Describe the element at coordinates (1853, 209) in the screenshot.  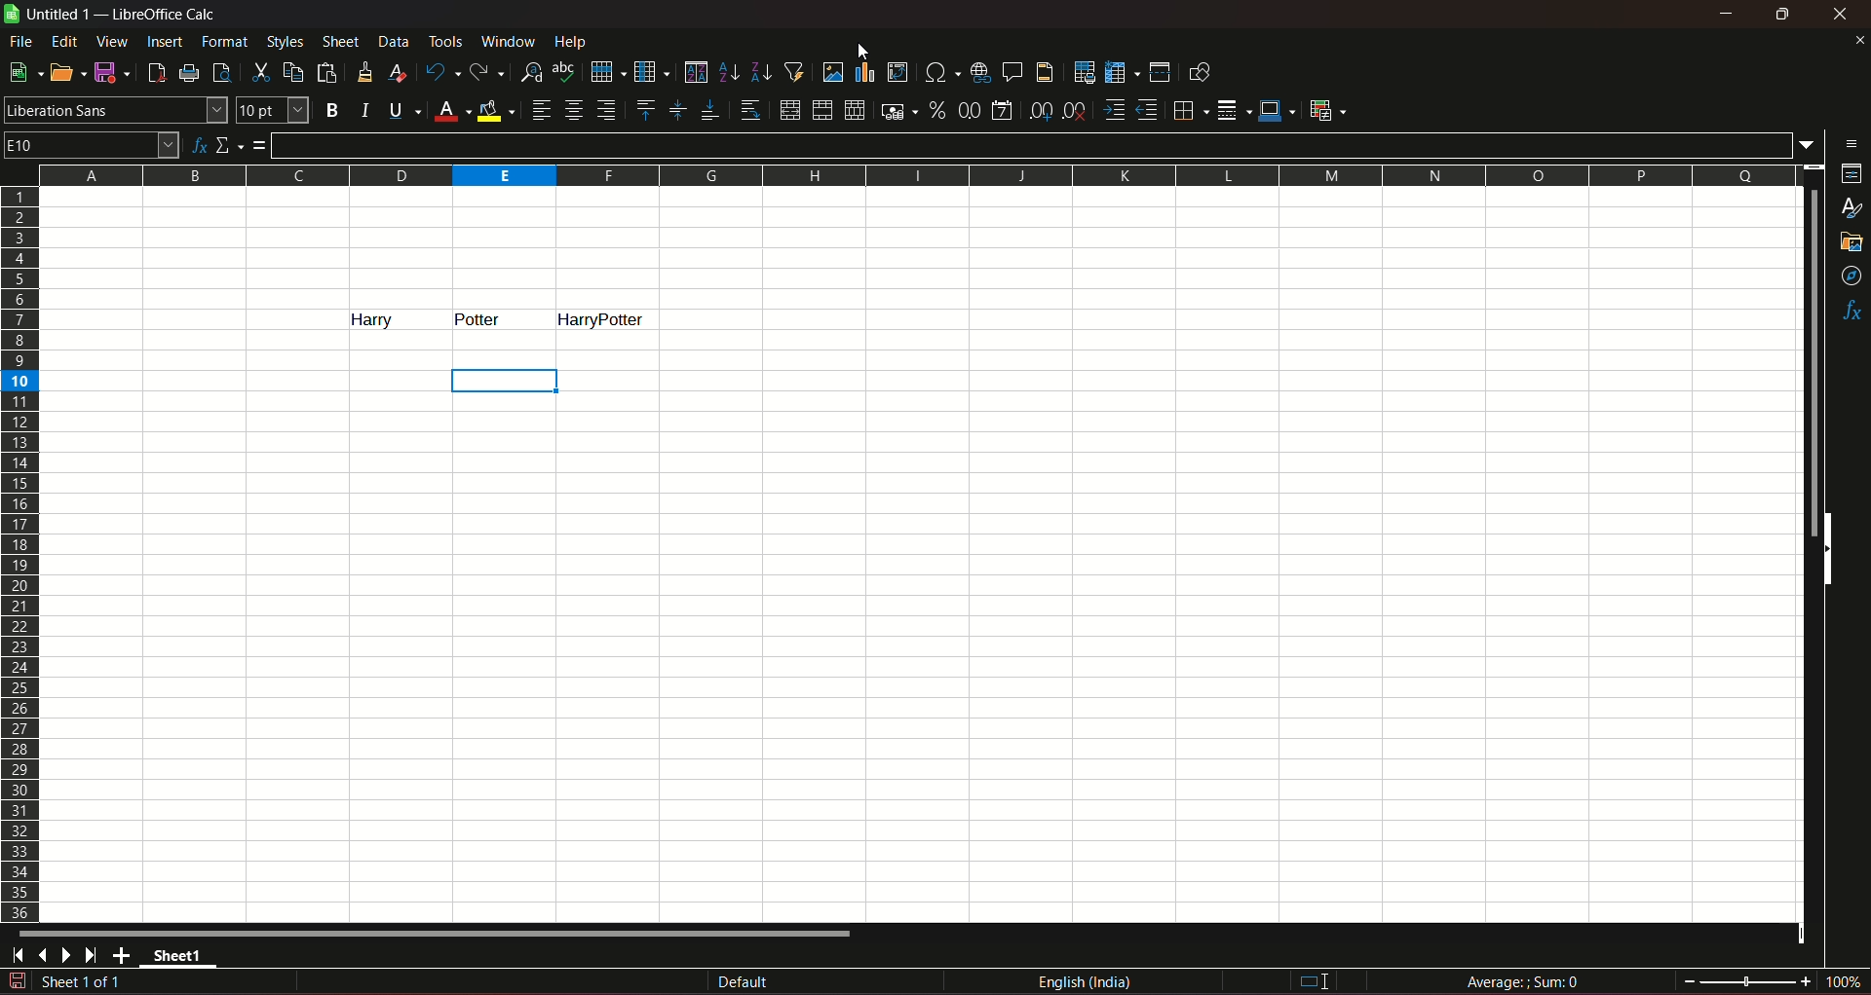
I see `styles` at that location.